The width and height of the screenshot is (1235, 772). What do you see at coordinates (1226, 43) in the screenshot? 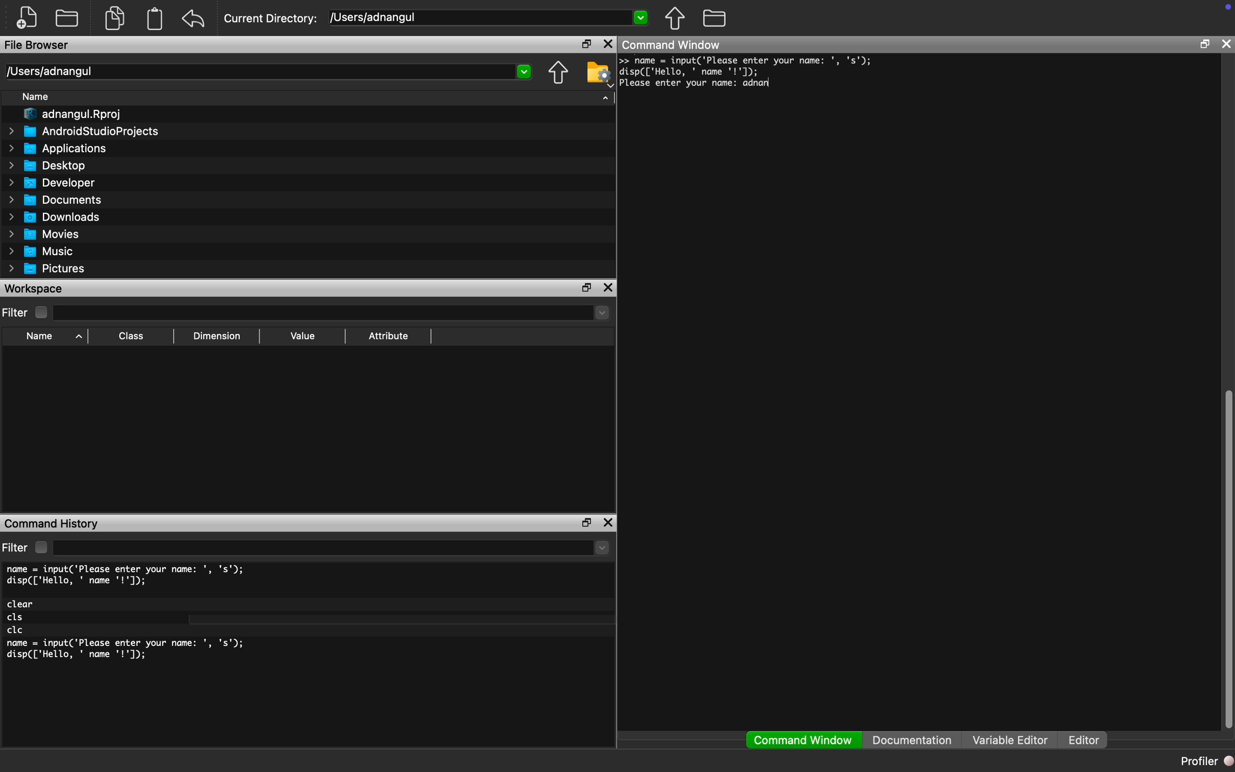
I see `close` at bounding box center [1226, 43].